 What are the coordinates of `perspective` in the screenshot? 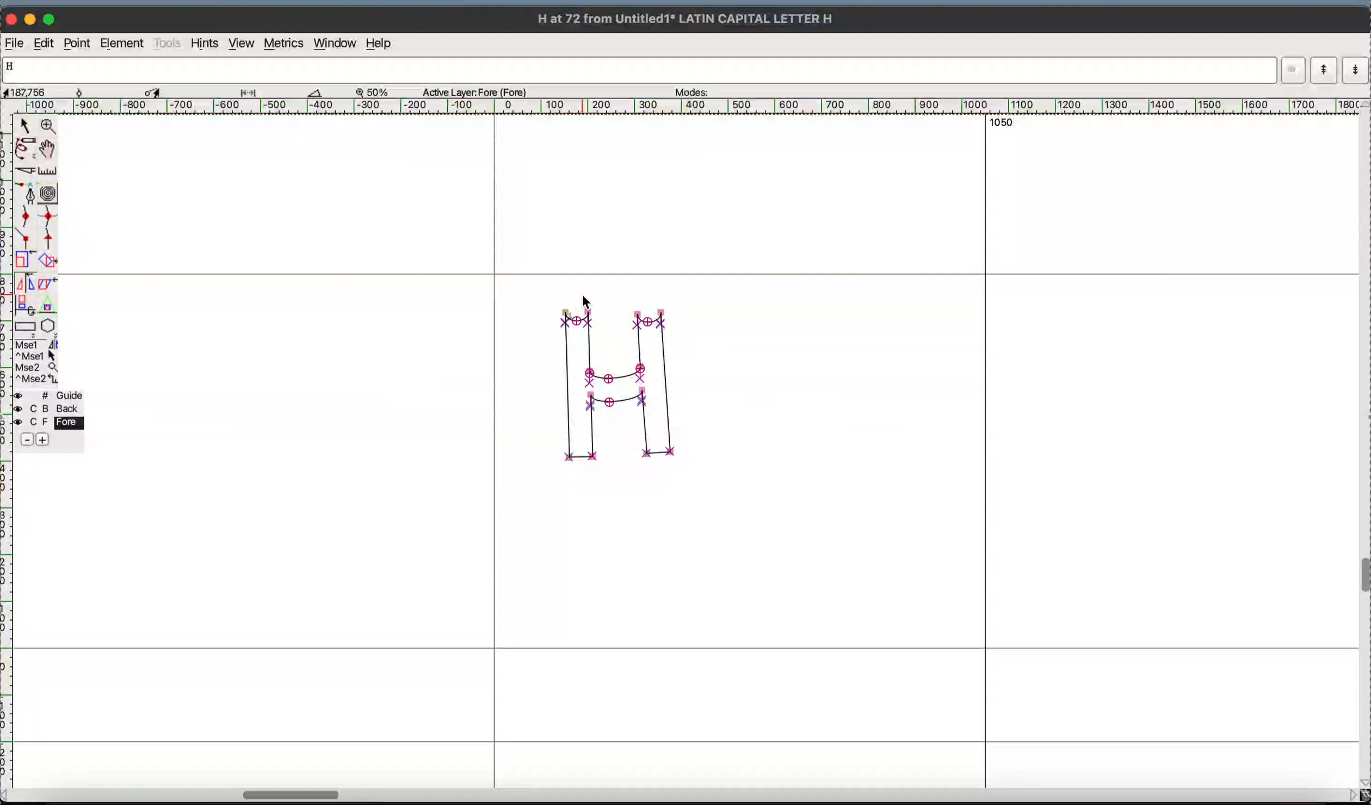 It's located at (48, 305).